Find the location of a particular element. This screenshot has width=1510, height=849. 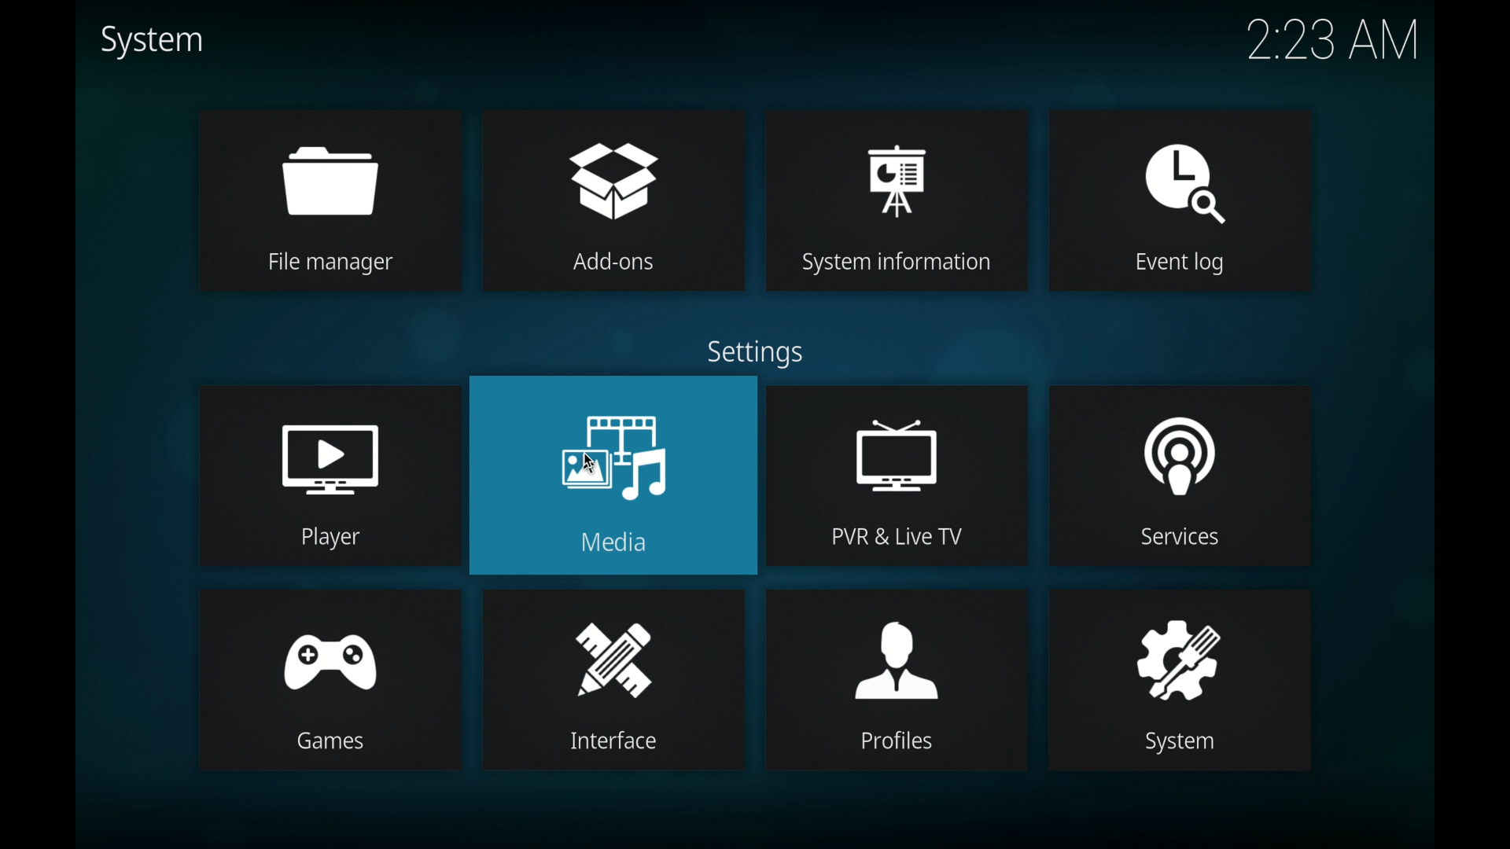

pvr and live tv is located at coordinates (900, 439).